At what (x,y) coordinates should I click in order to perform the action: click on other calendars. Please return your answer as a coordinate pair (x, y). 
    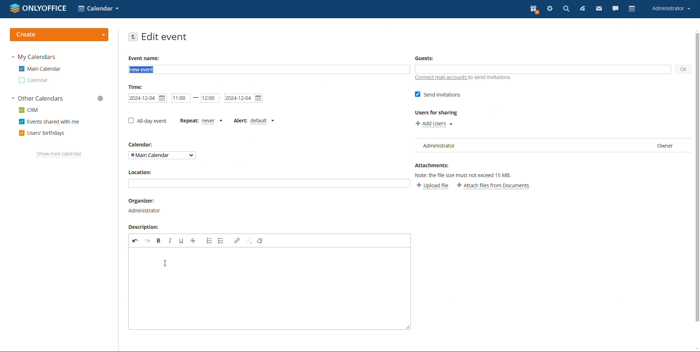
    Looking at the image, I should click on (38, 99).